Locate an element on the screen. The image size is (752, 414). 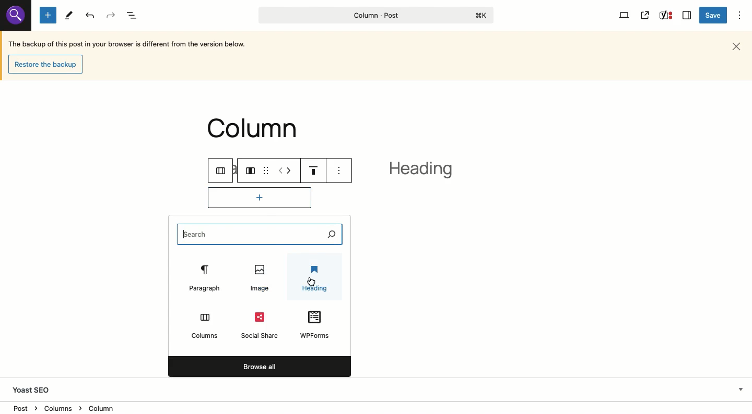
Add new block is located at coordinates (48, 16).